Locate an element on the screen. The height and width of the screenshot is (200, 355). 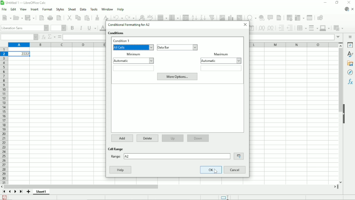
Condition 1 is located at coordinates (123, 41).